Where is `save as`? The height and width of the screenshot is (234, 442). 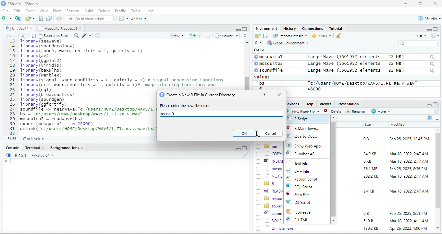
save as is located at coordinates (50, 19).